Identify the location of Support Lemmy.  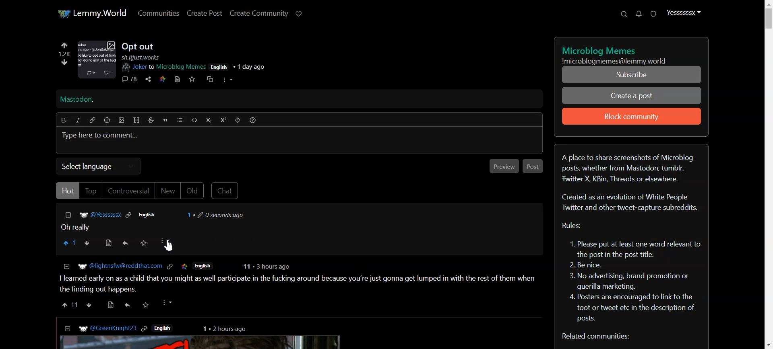
(300, 14).